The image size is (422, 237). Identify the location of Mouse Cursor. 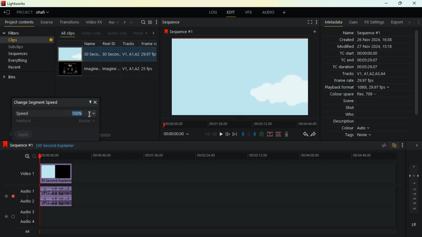
(92, 115).